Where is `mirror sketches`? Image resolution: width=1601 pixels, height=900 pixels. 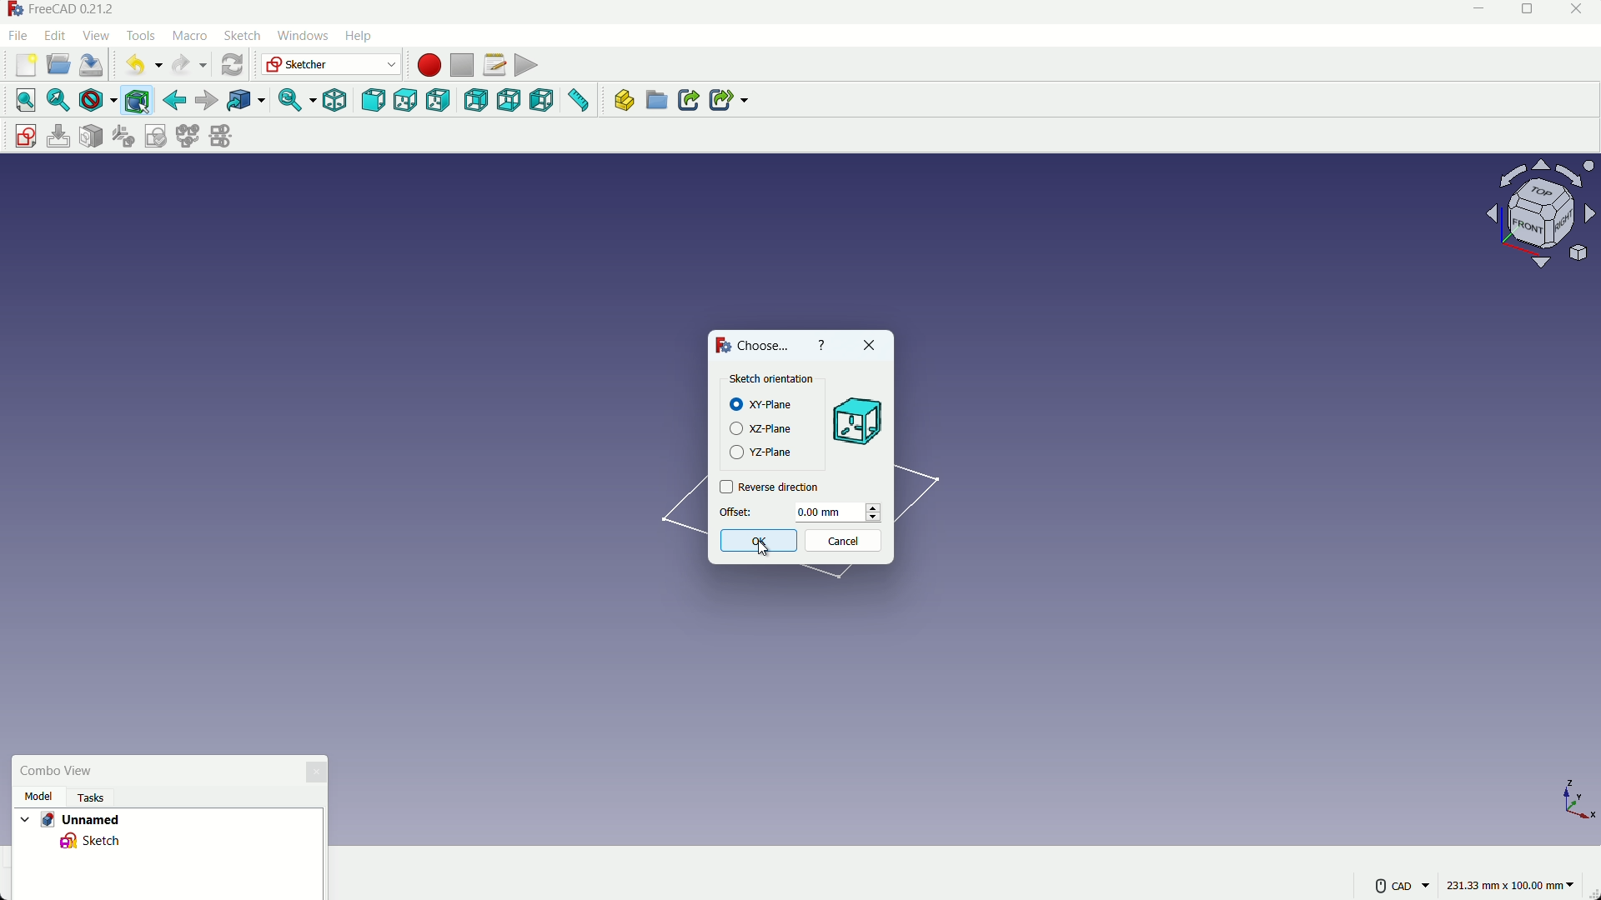 mirror sketches is located at coordinates (218, 134).